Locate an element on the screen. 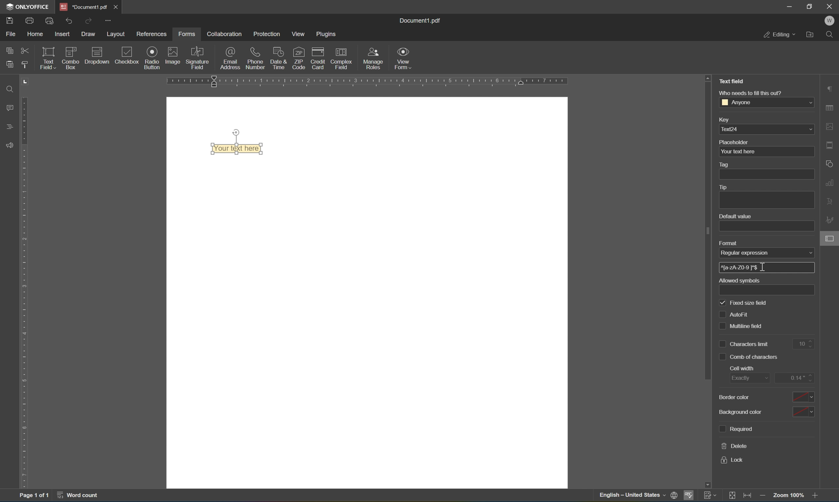  form settings is located at coordinates (831, 238).